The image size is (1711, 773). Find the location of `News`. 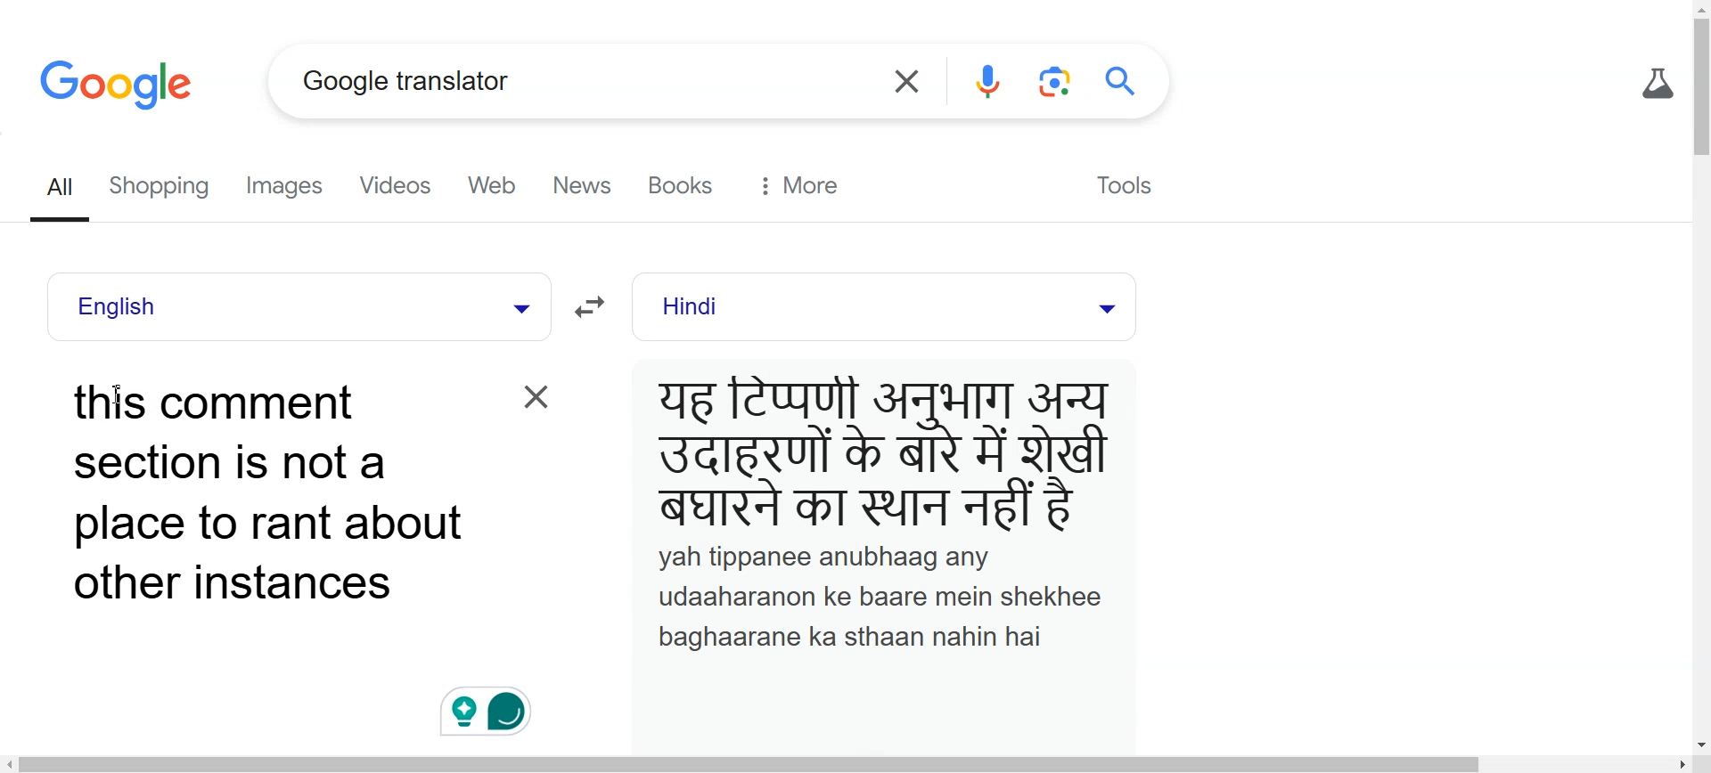

News is located at coordinates (586, 186).